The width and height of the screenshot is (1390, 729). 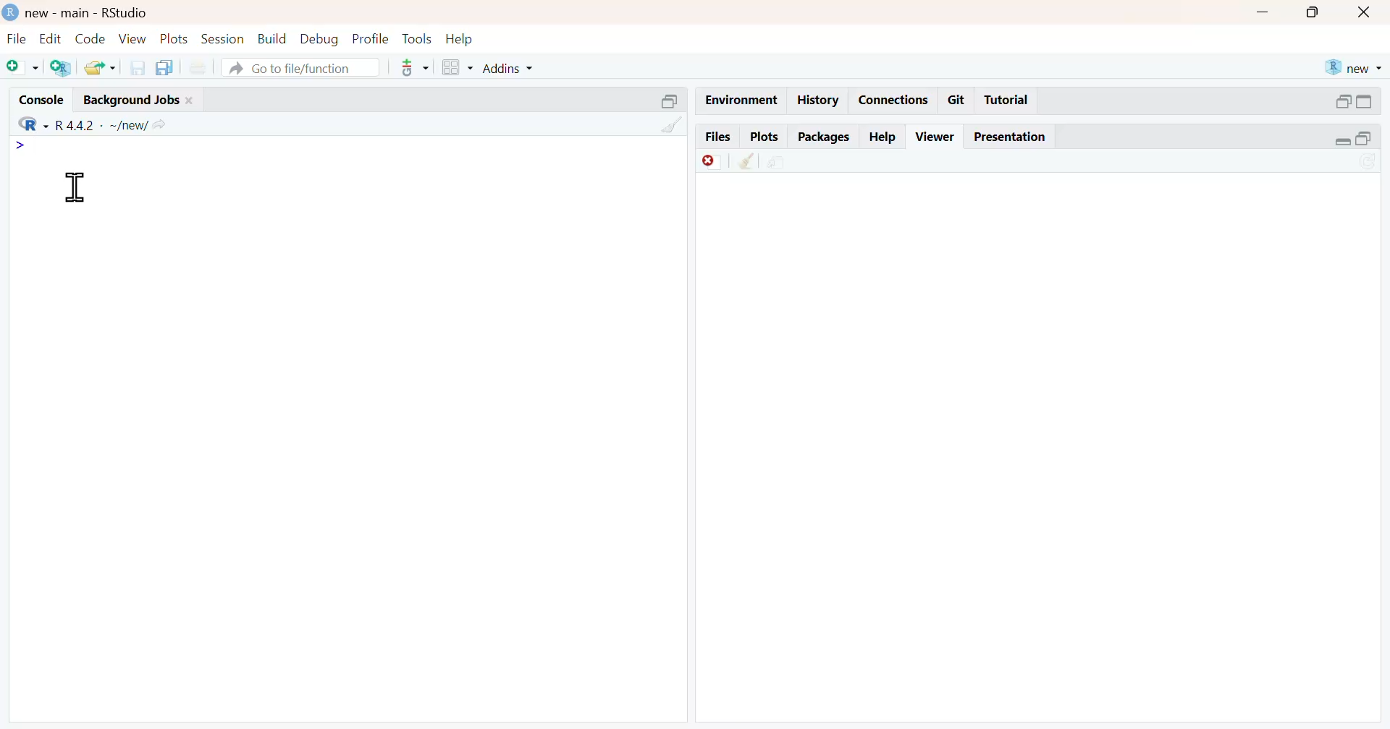 I want to click on plots, so click(x=174, y=40).